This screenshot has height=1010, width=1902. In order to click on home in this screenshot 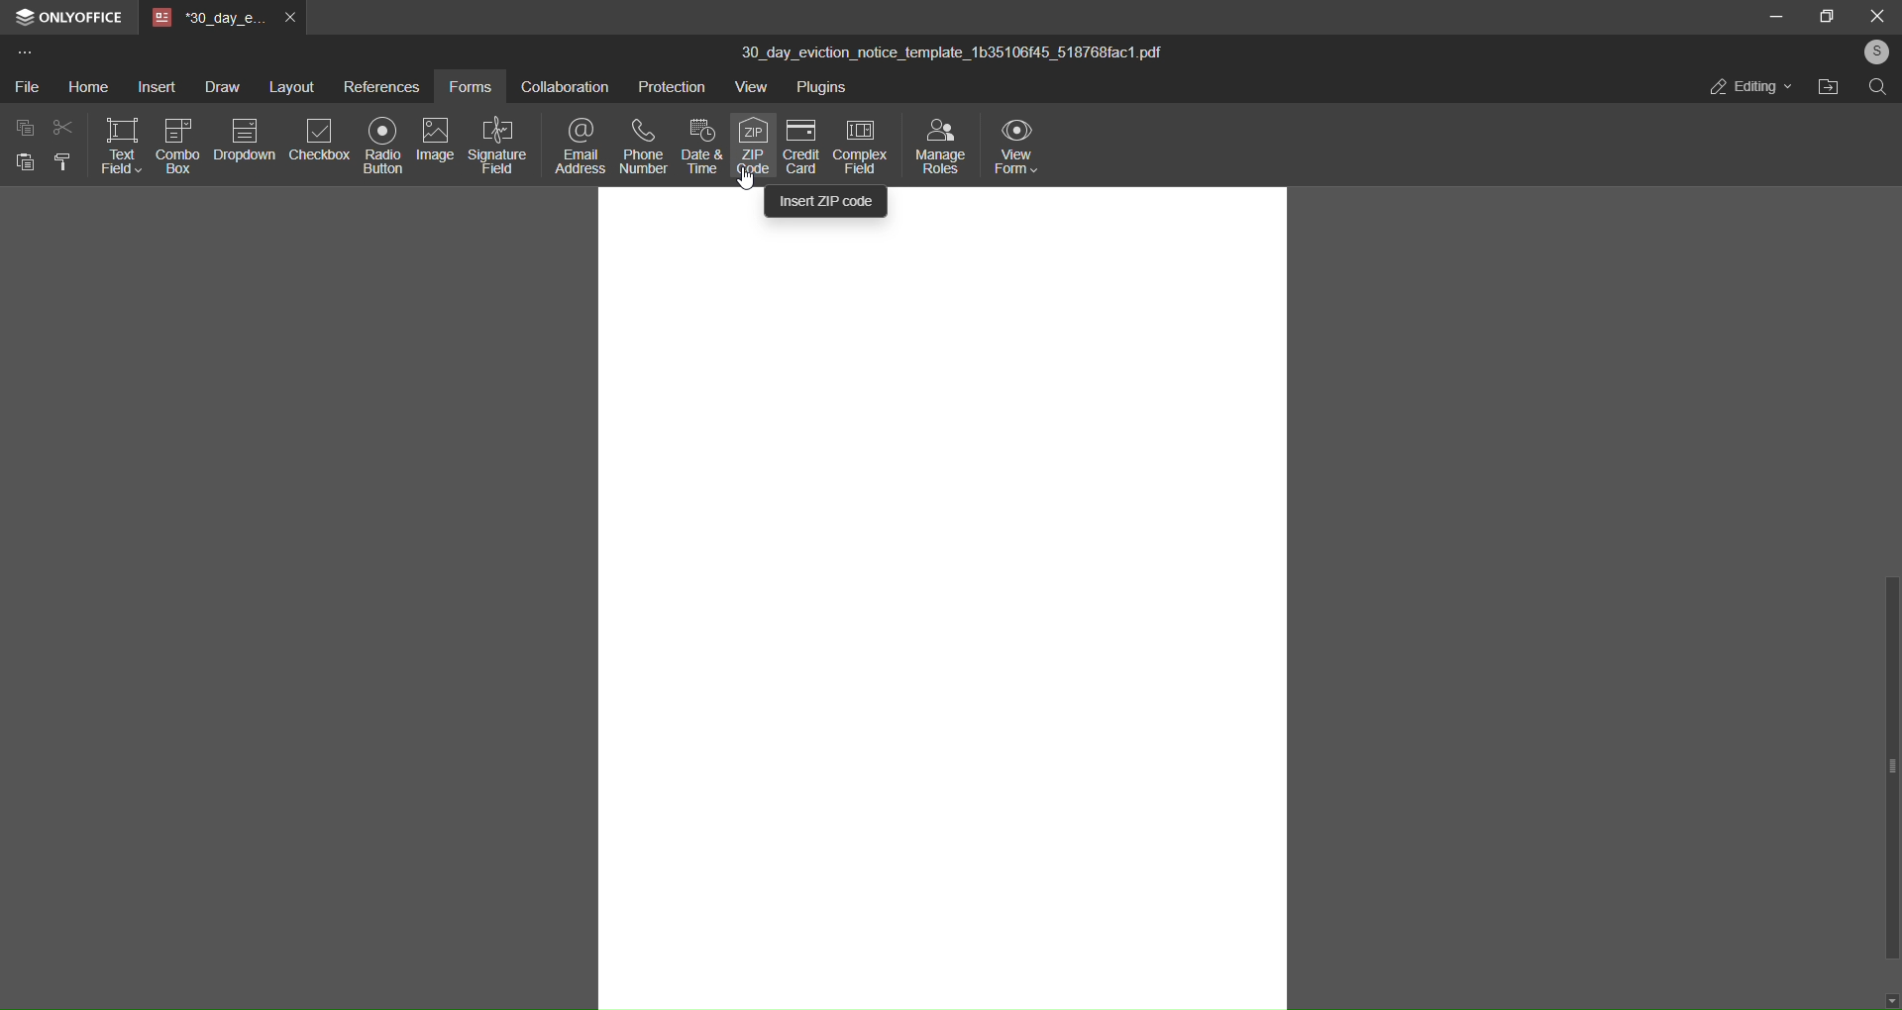, I will do `click(87, 88)`.